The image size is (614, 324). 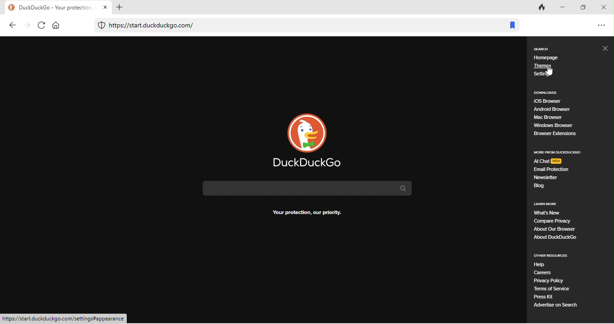 I want to click on about our browser, so click(x=554, y=229).